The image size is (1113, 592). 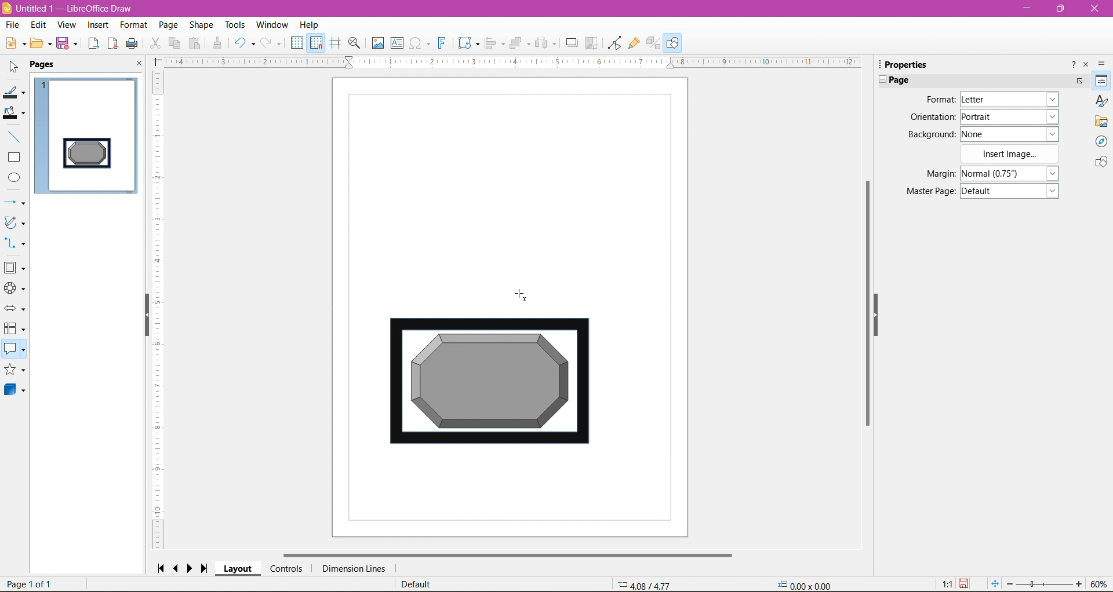 I want to click on Insert Line, so click(x=15, y=137).